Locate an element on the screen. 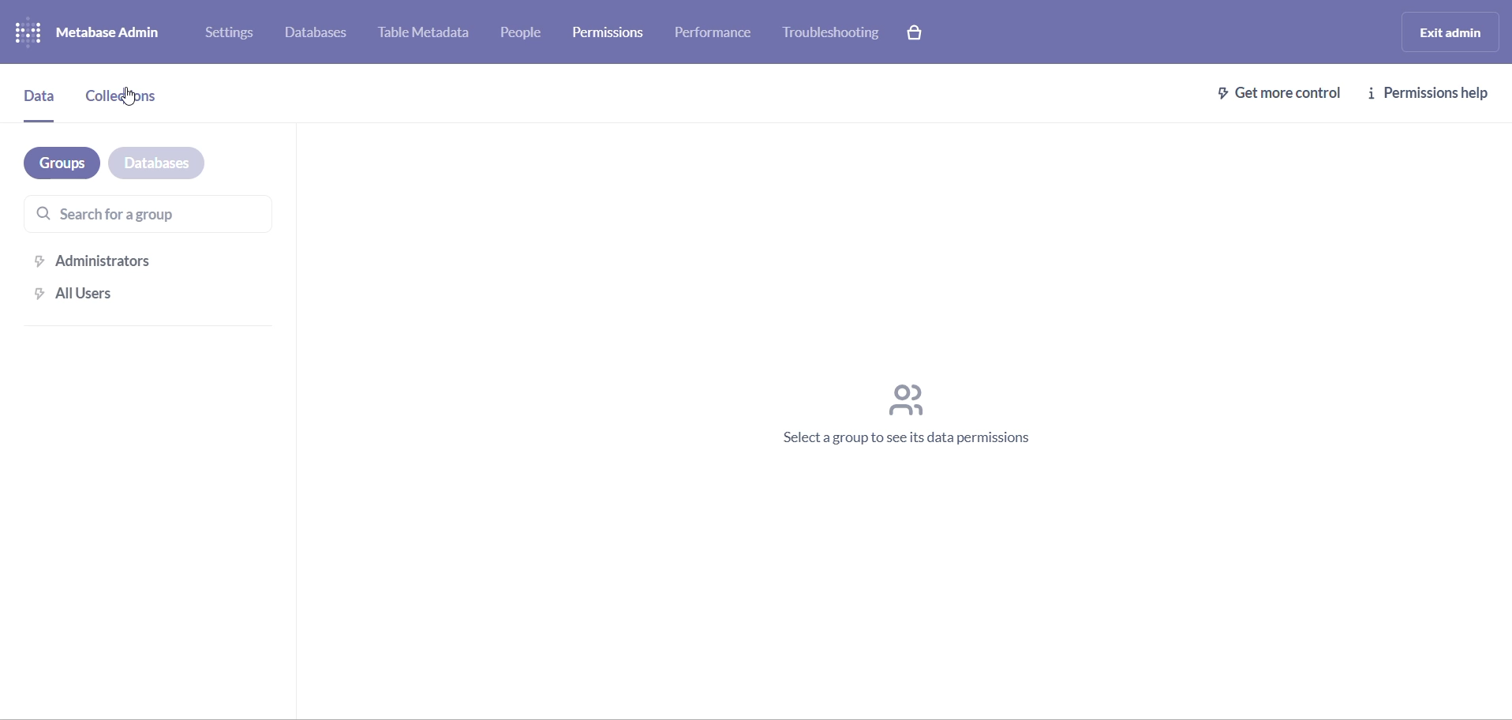  paid version is located at coordinates (922, 32).